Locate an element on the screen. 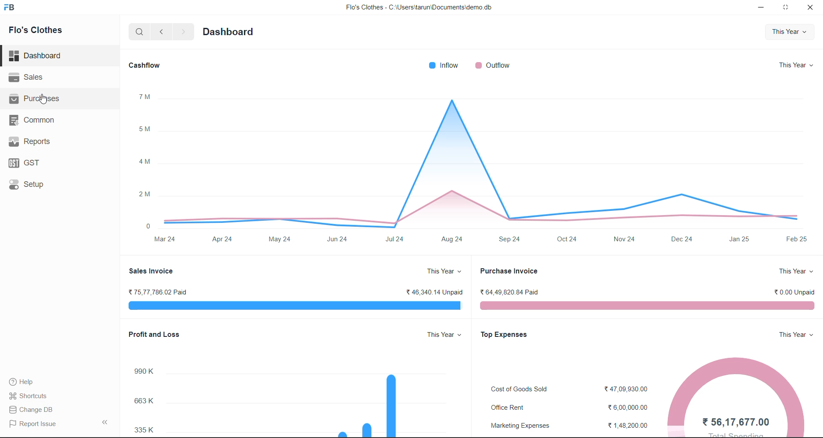 The height and width of the screenshot is (438, 823). previous is located at coordinates (163, 31).